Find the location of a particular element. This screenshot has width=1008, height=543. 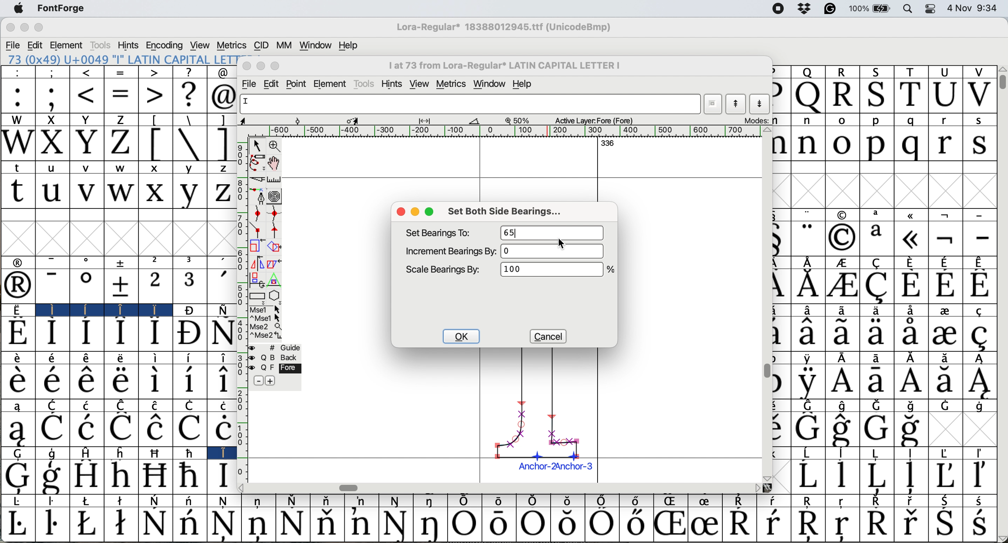

Symbol is located at coordinates (259, 502).